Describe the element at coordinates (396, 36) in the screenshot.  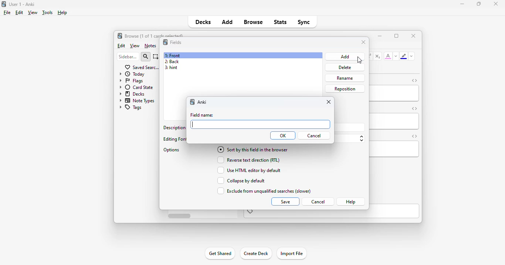
I see `maximize` at that location.